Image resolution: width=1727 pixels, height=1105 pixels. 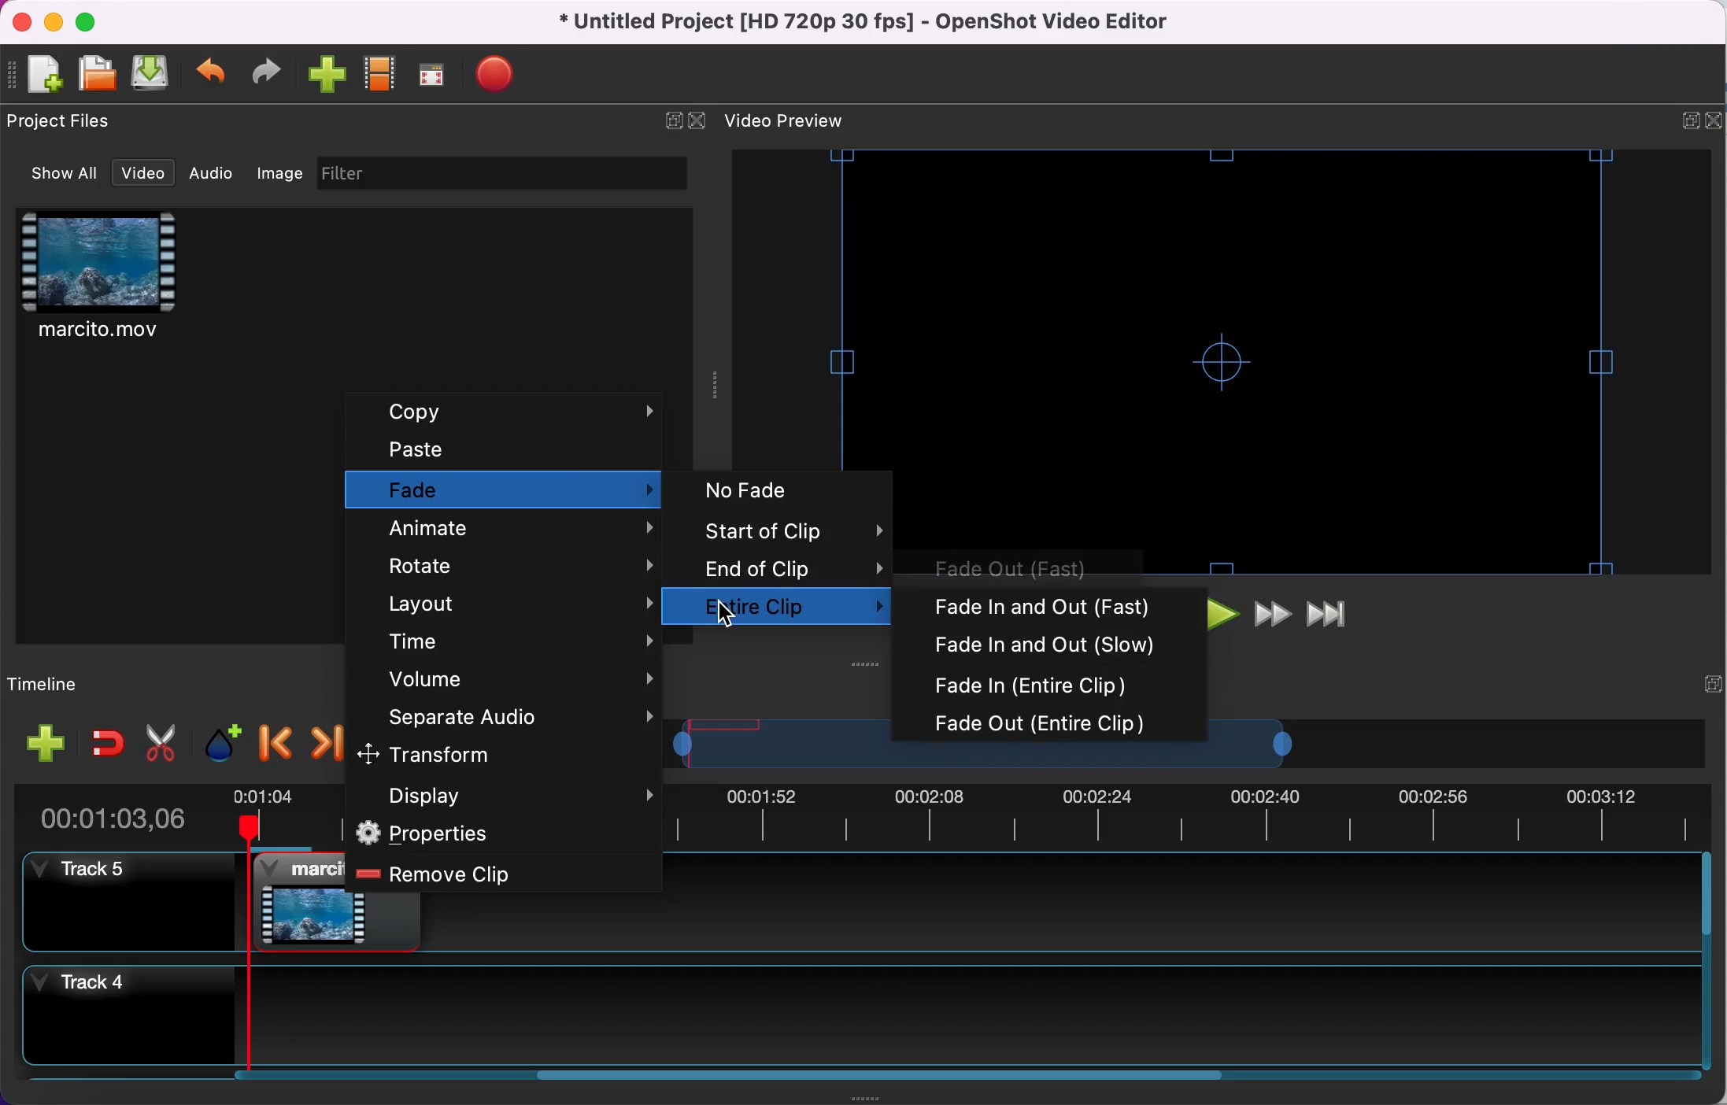 What do you see at coordinates (1270, 363) in the screenshot?
I see `video preview` at bounding box center [1270, 363].